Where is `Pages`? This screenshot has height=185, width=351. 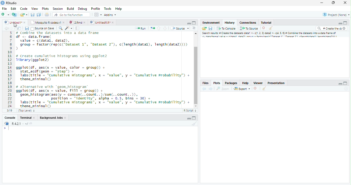
Pages is located at coordinates (153, 29).